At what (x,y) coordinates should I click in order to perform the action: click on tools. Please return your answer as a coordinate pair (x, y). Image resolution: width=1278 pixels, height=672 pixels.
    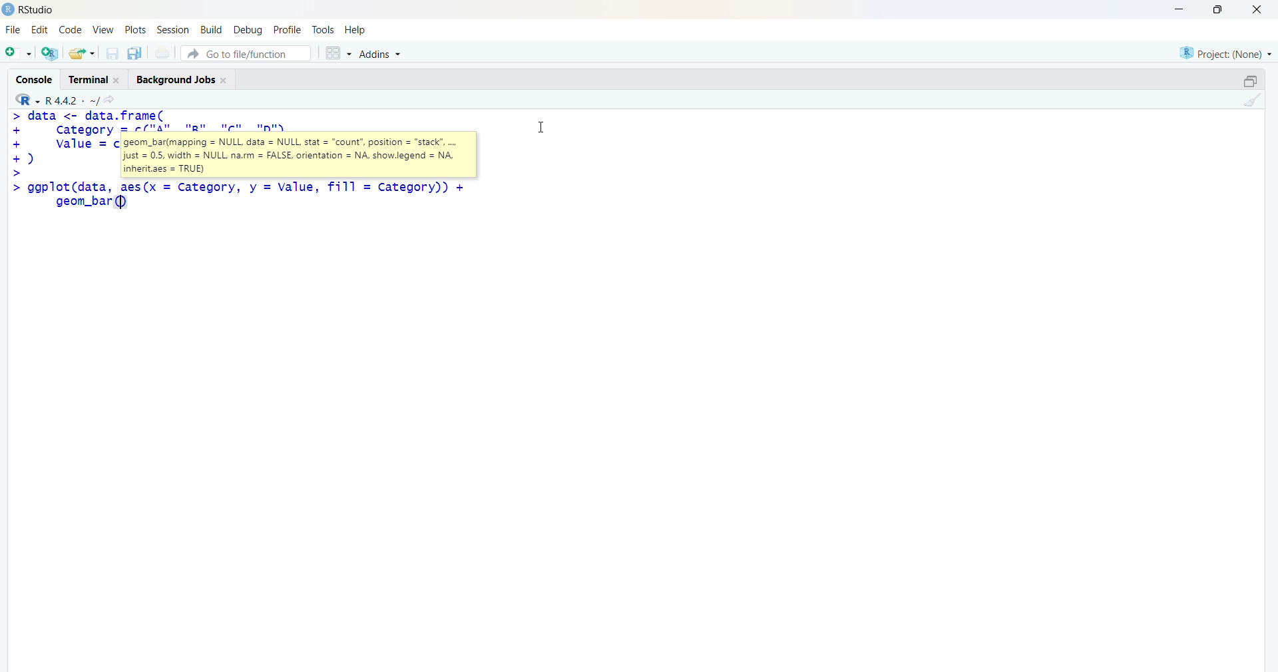
    Looking at the image, I should click on (324, 30).